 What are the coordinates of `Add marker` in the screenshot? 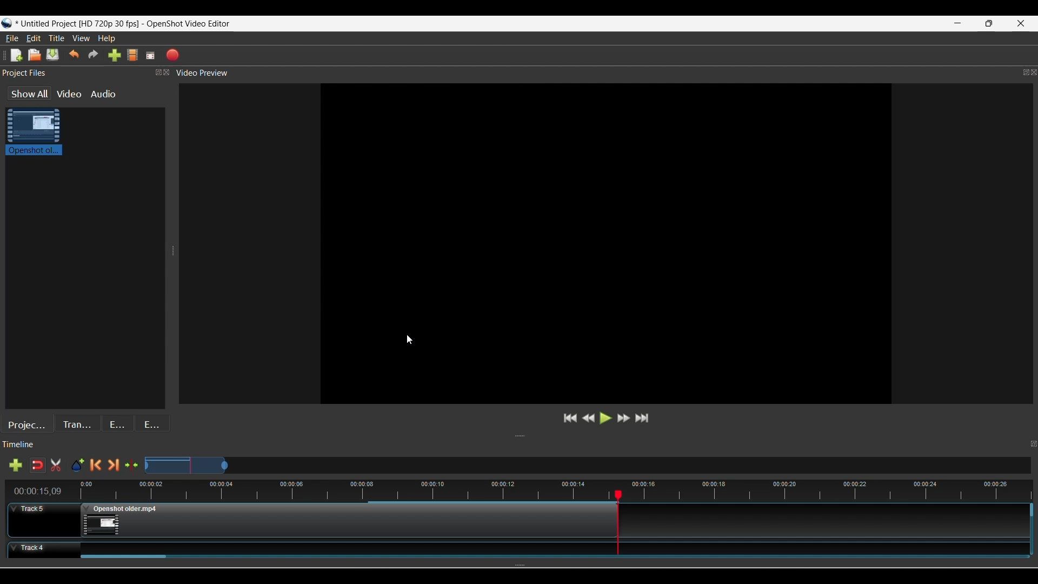 It's located at (77, 466).